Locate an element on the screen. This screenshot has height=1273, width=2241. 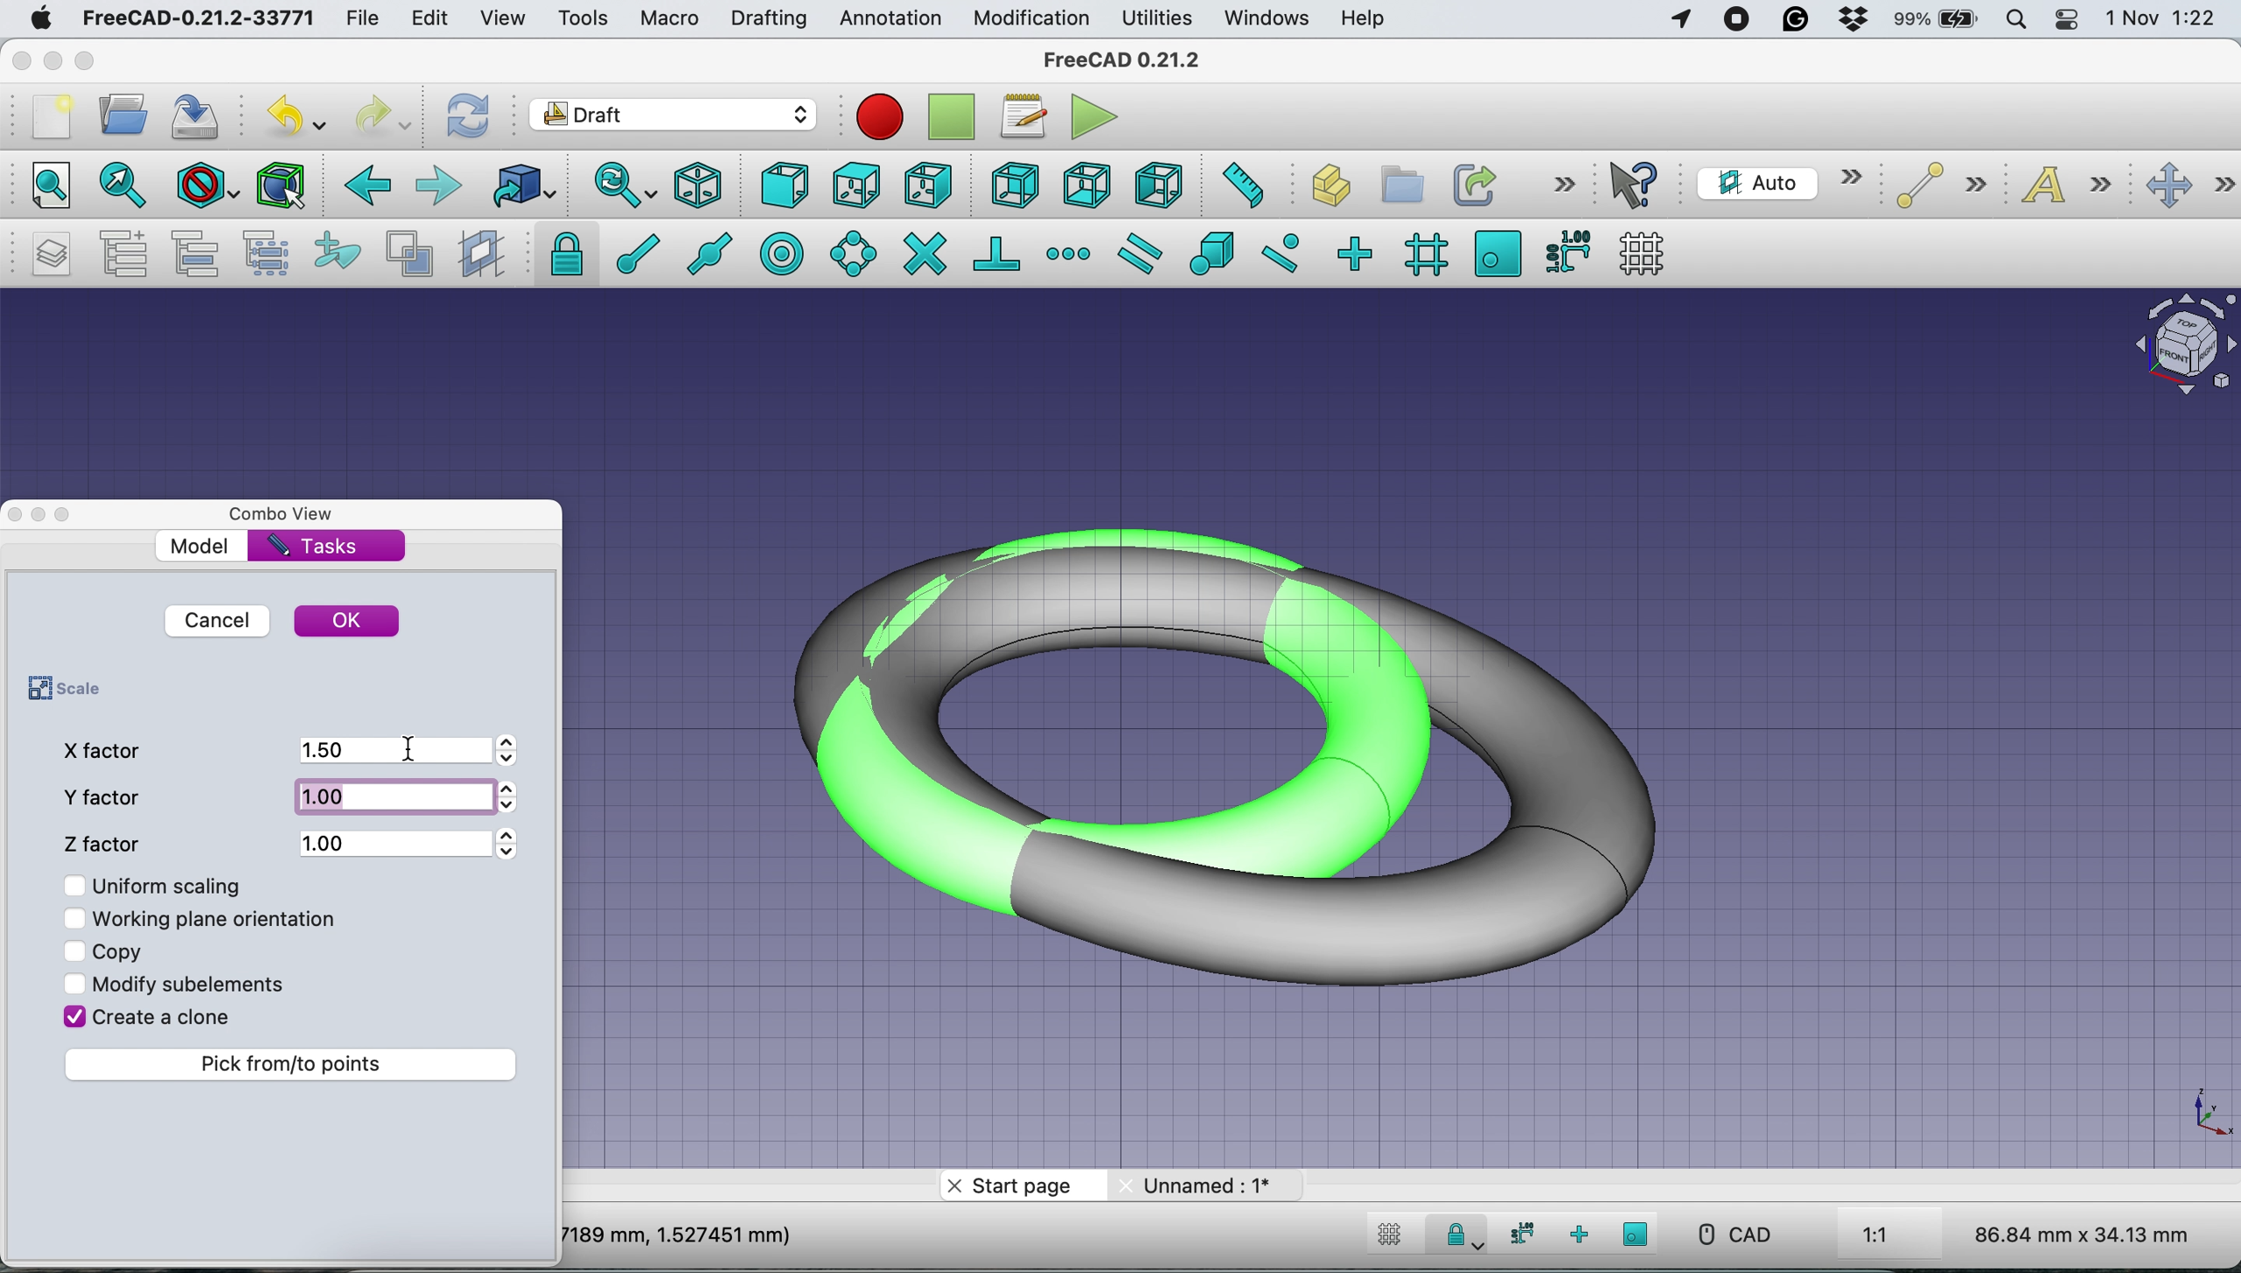
redo is located at coordinates (381, 117).